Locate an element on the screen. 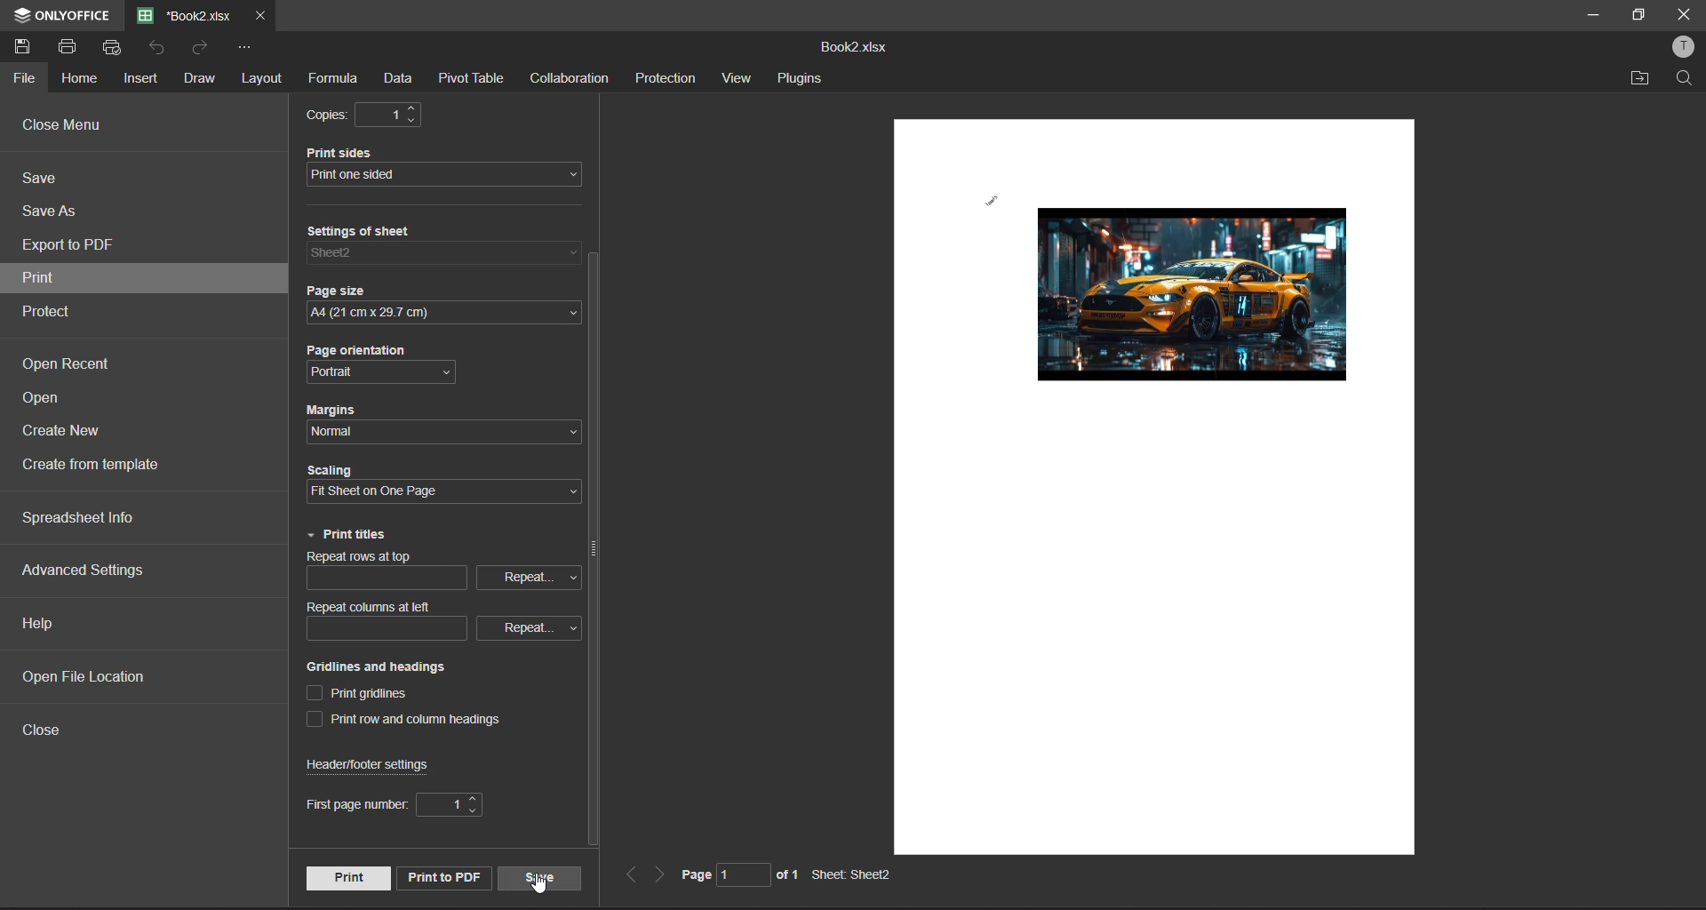 This screenshot has width=1706, height=910. save is located at coordinates (49, 180).